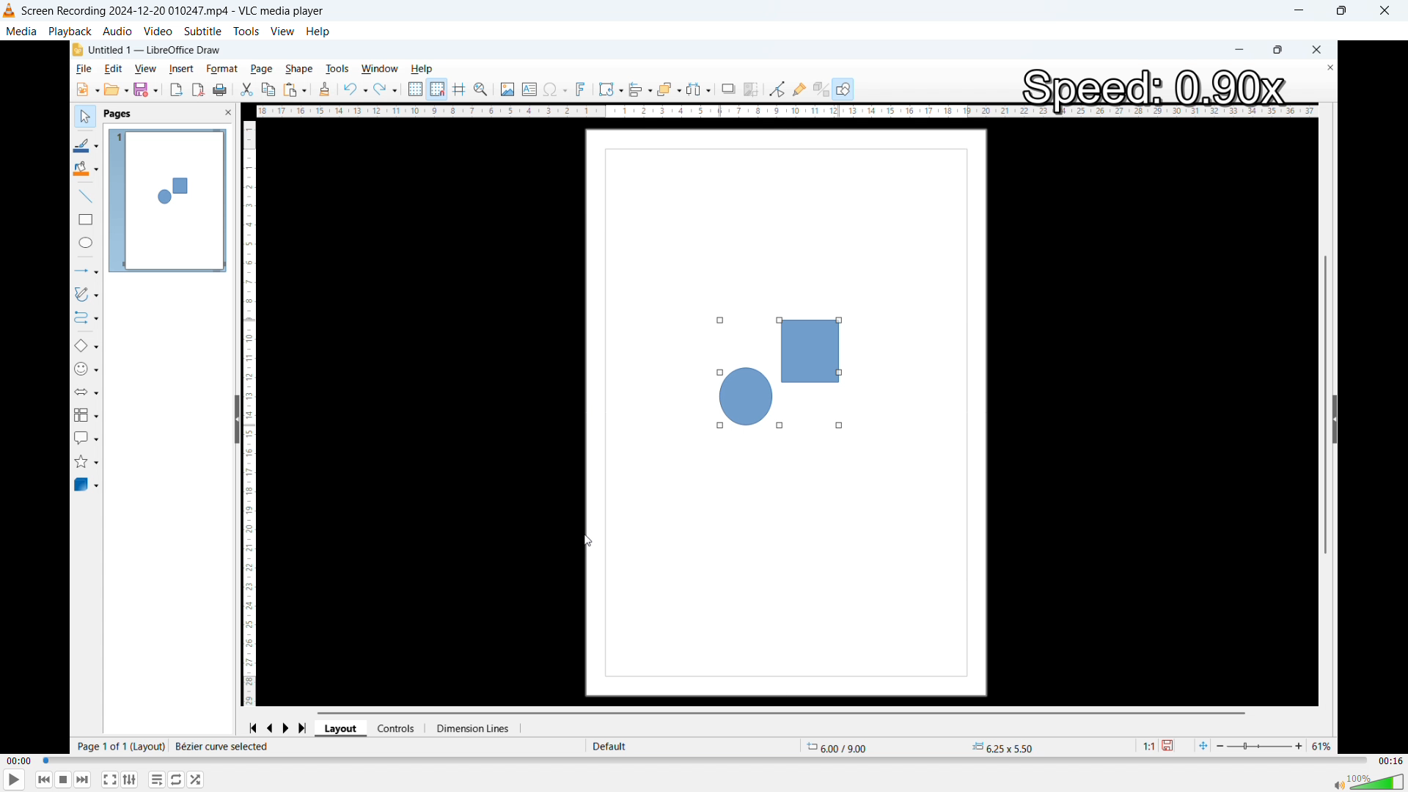 This screenshot has width=1408, height=792. What do you see at coordinates (1302, 10) in the screenshot?
I see `minimise ` at bounding box center [1302, 10].